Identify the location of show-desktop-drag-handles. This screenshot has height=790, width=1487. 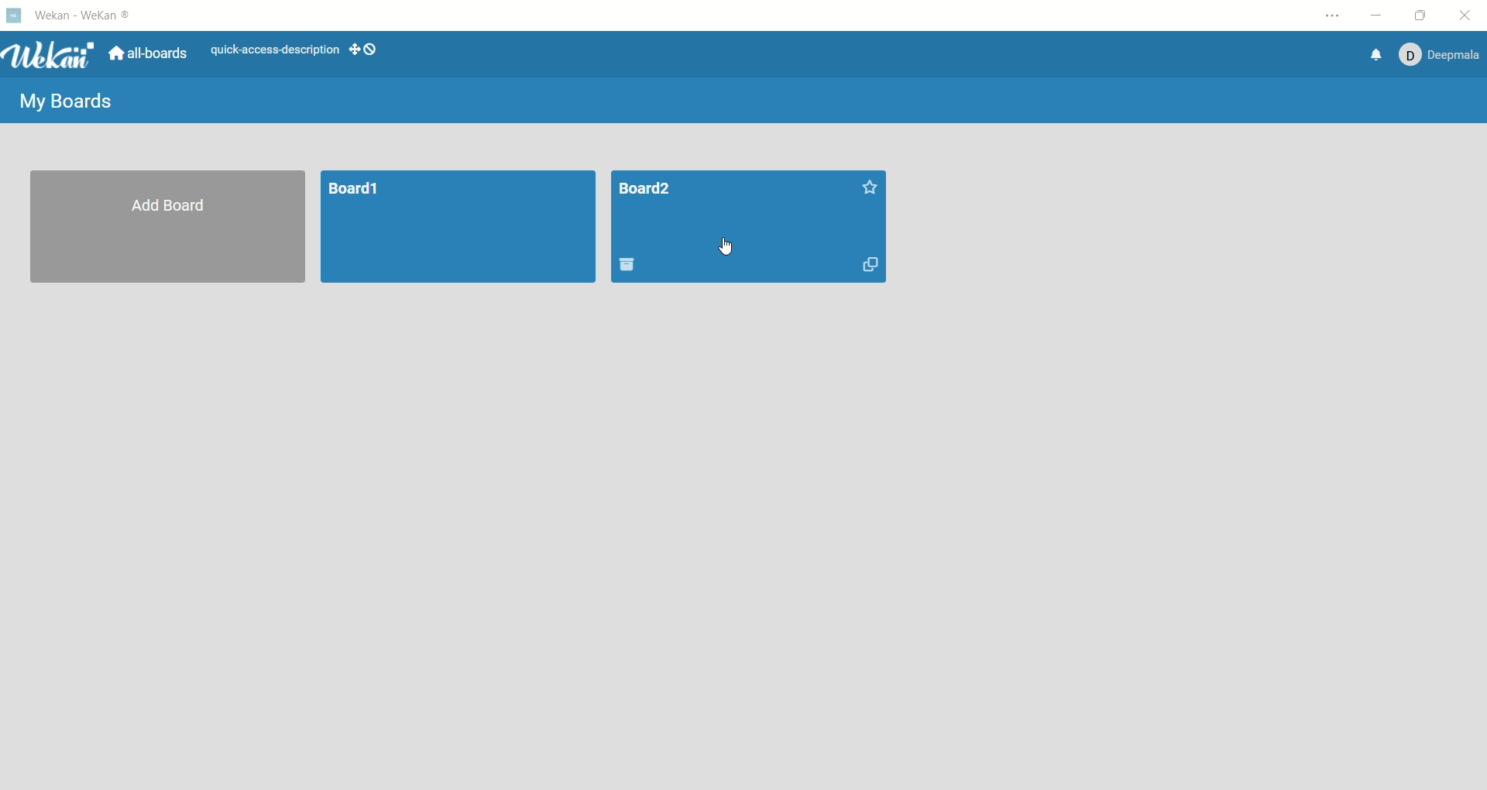
(369, 51).